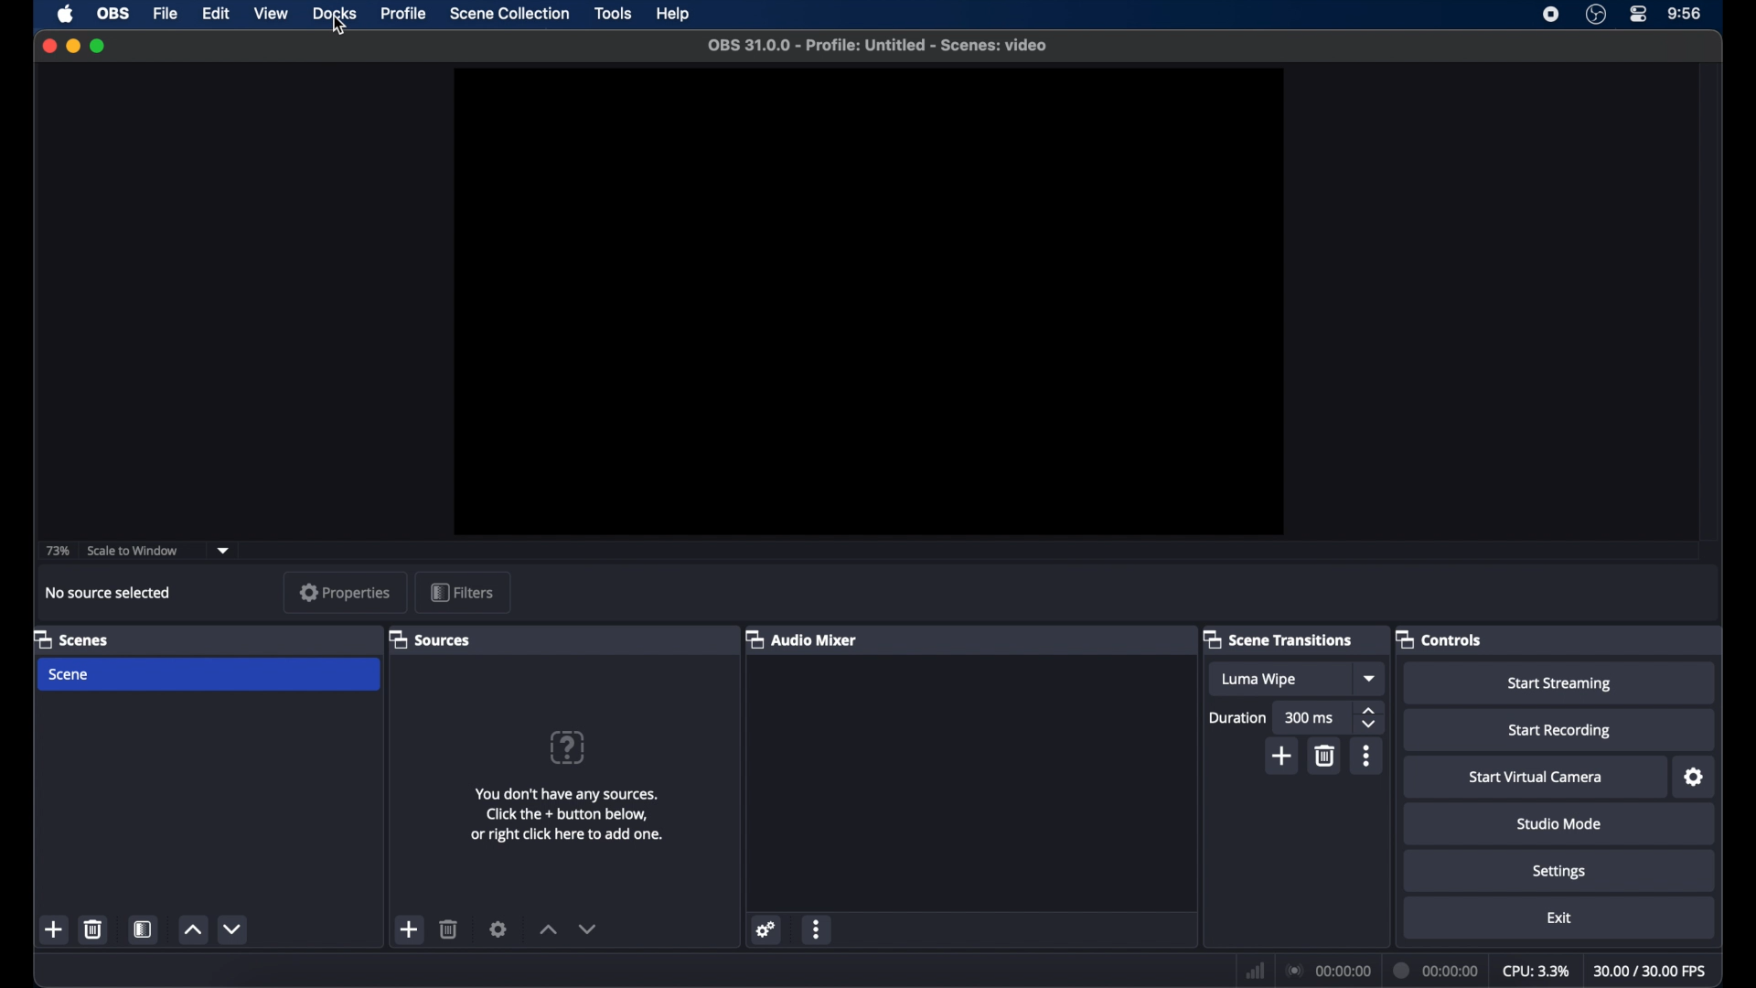 Image resolution: width=1756 pixels, height=988 pixels. What do you see at coordinates (144, 929) in the screenshot?
I see `scene filters` at bounding box center [144, 929].